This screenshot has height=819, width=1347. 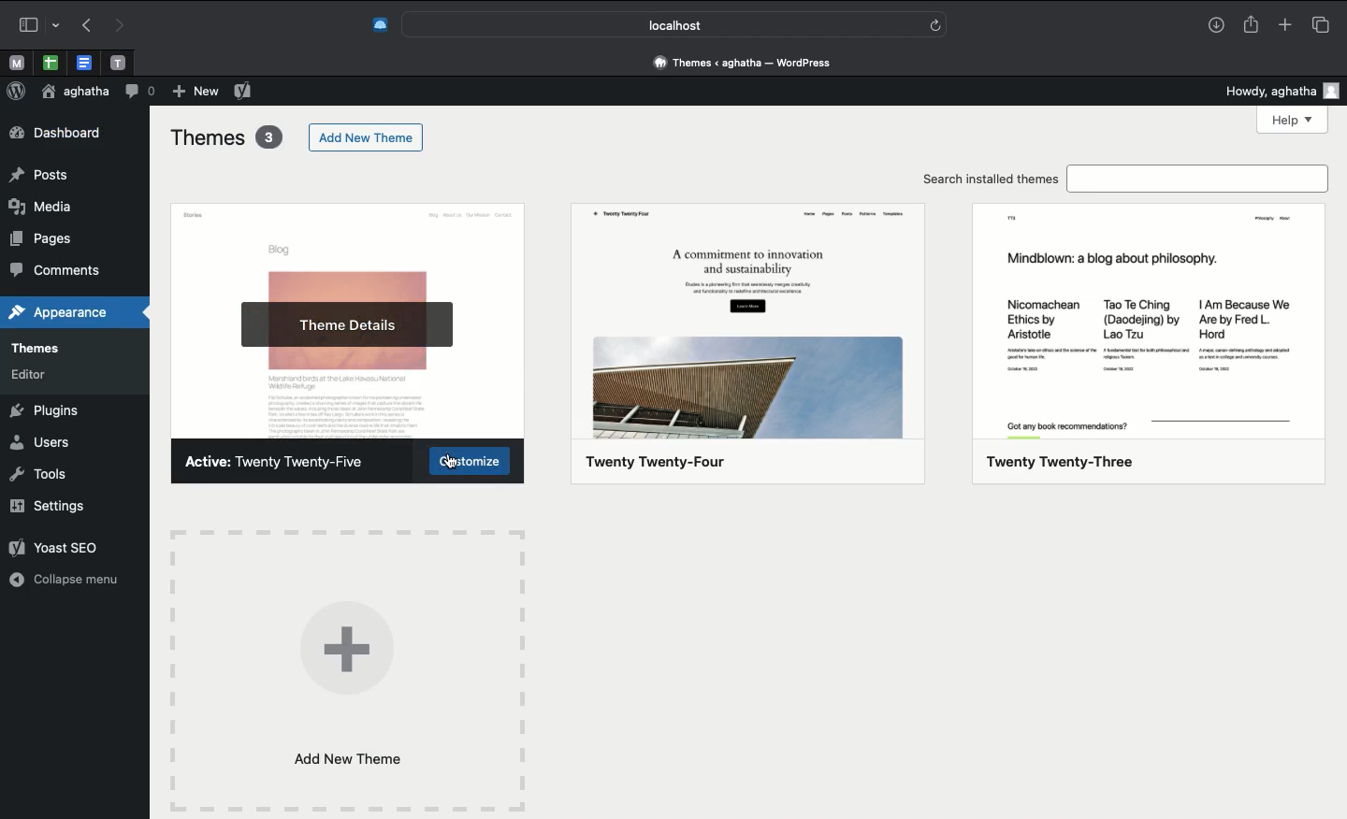 What do you see at coordinates (61, 345) in the screenshot?
I see `themes` at bounding box center [61, 345].